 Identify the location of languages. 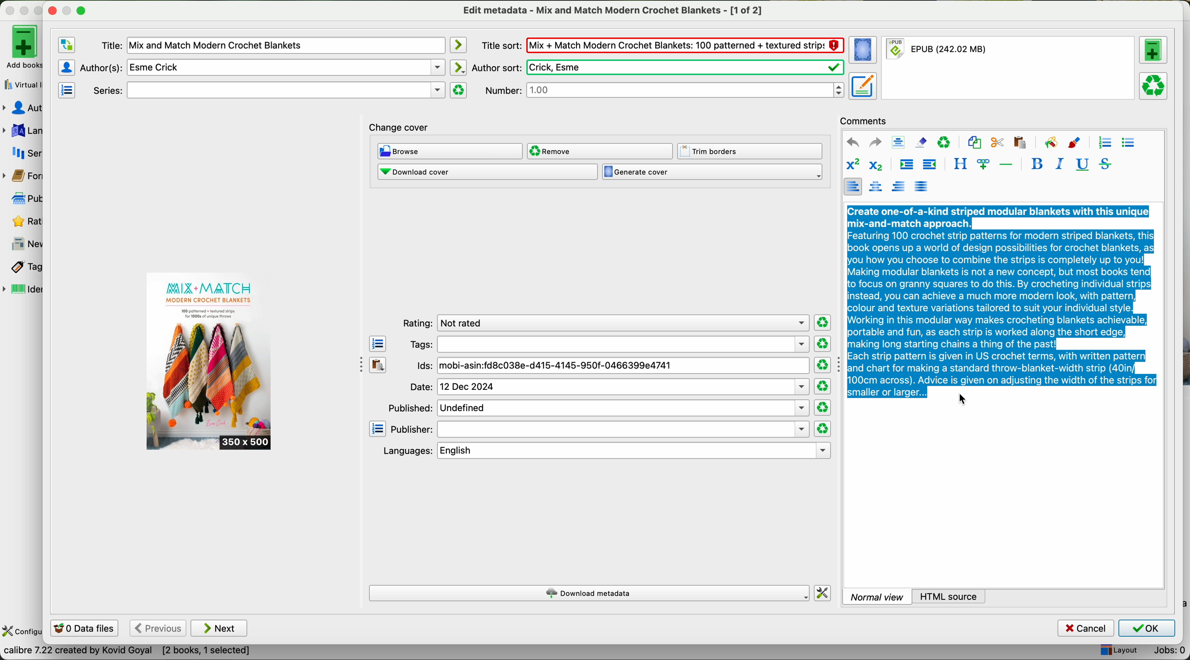
(605, 451).